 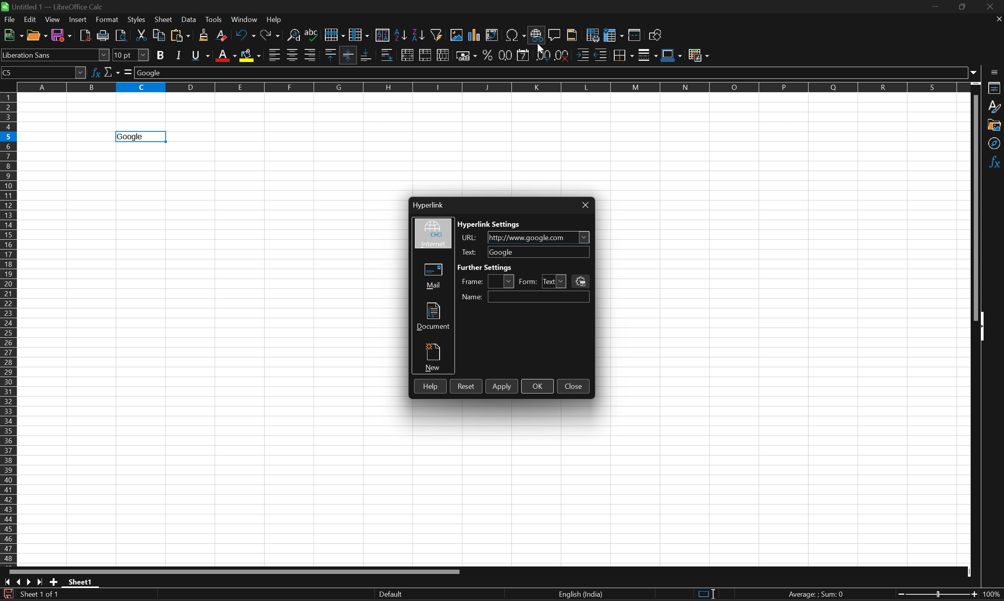 I want to click on Scroll bar, so click(x=975, y=206).